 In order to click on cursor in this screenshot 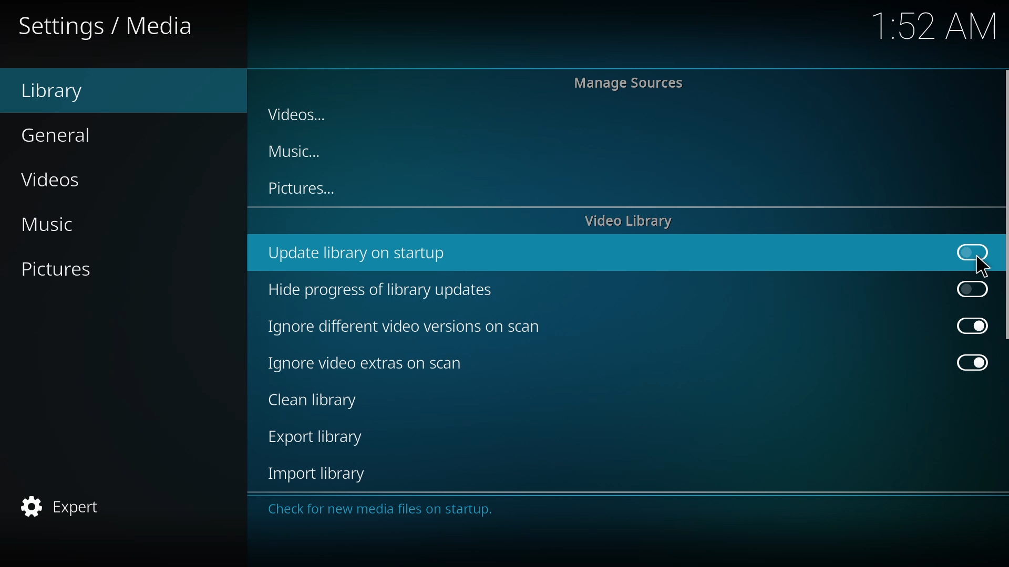, I will do `click(982, 267)`.